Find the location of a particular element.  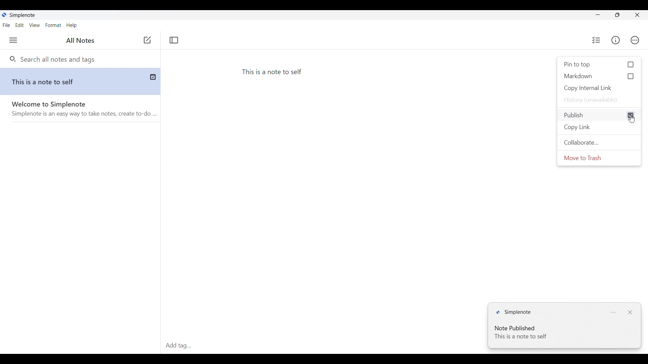

Resize is located at coordinates (617, 15).